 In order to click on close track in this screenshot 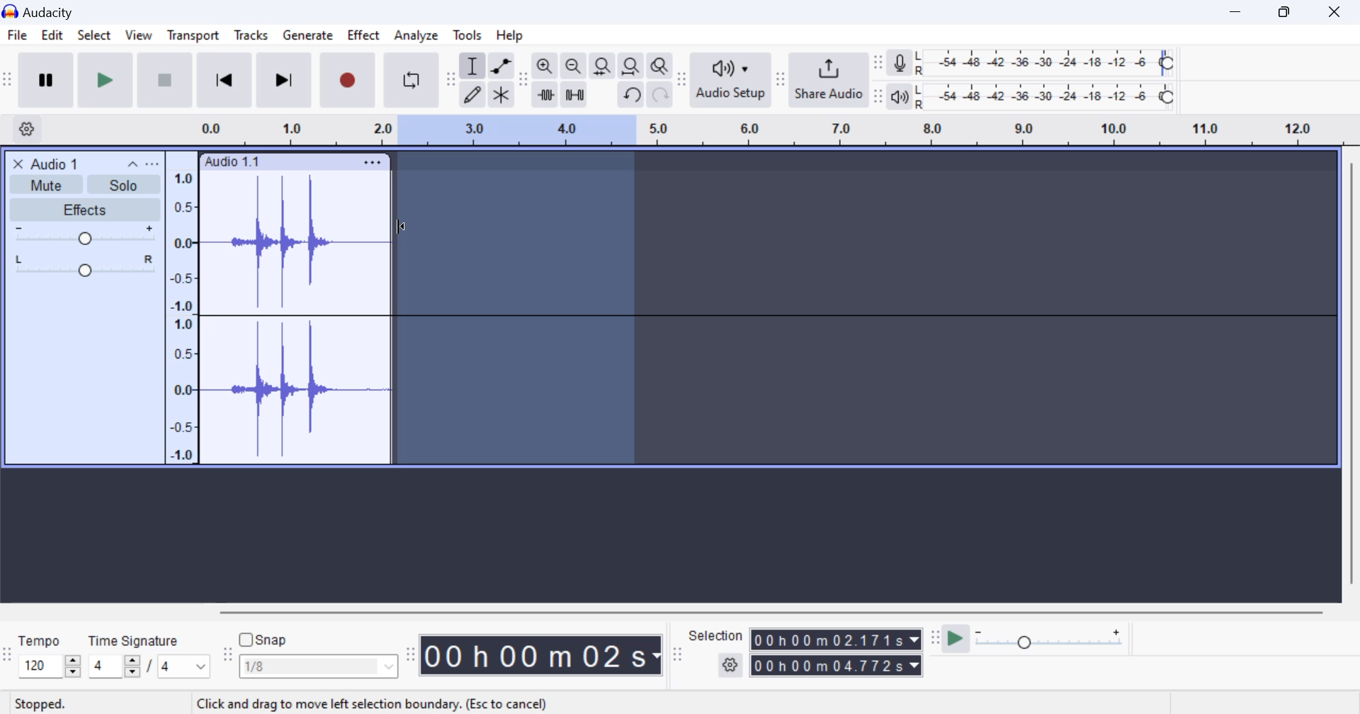, I will do `click(18, 163)`.